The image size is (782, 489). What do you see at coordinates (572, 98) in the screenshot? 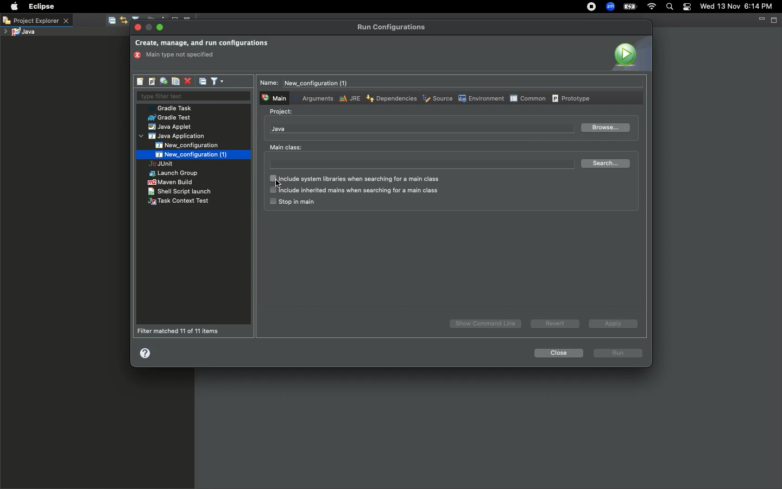
I see `Prototype` at bounding box center [572, 98].